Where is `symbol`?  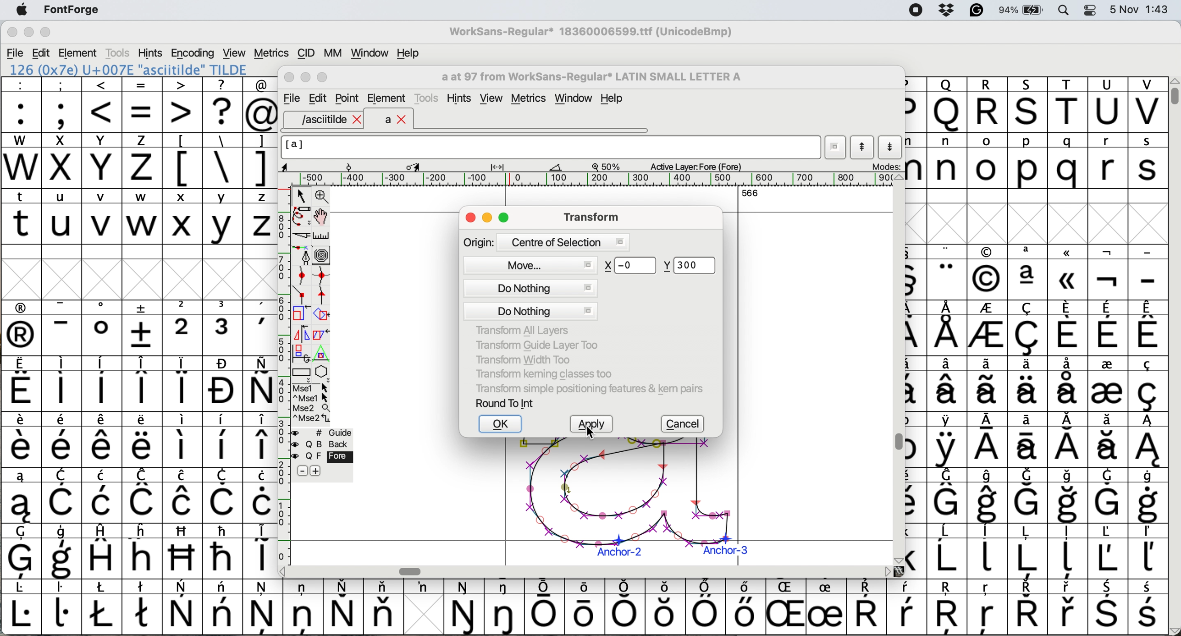
symbol is located at coordinates (948, 495).